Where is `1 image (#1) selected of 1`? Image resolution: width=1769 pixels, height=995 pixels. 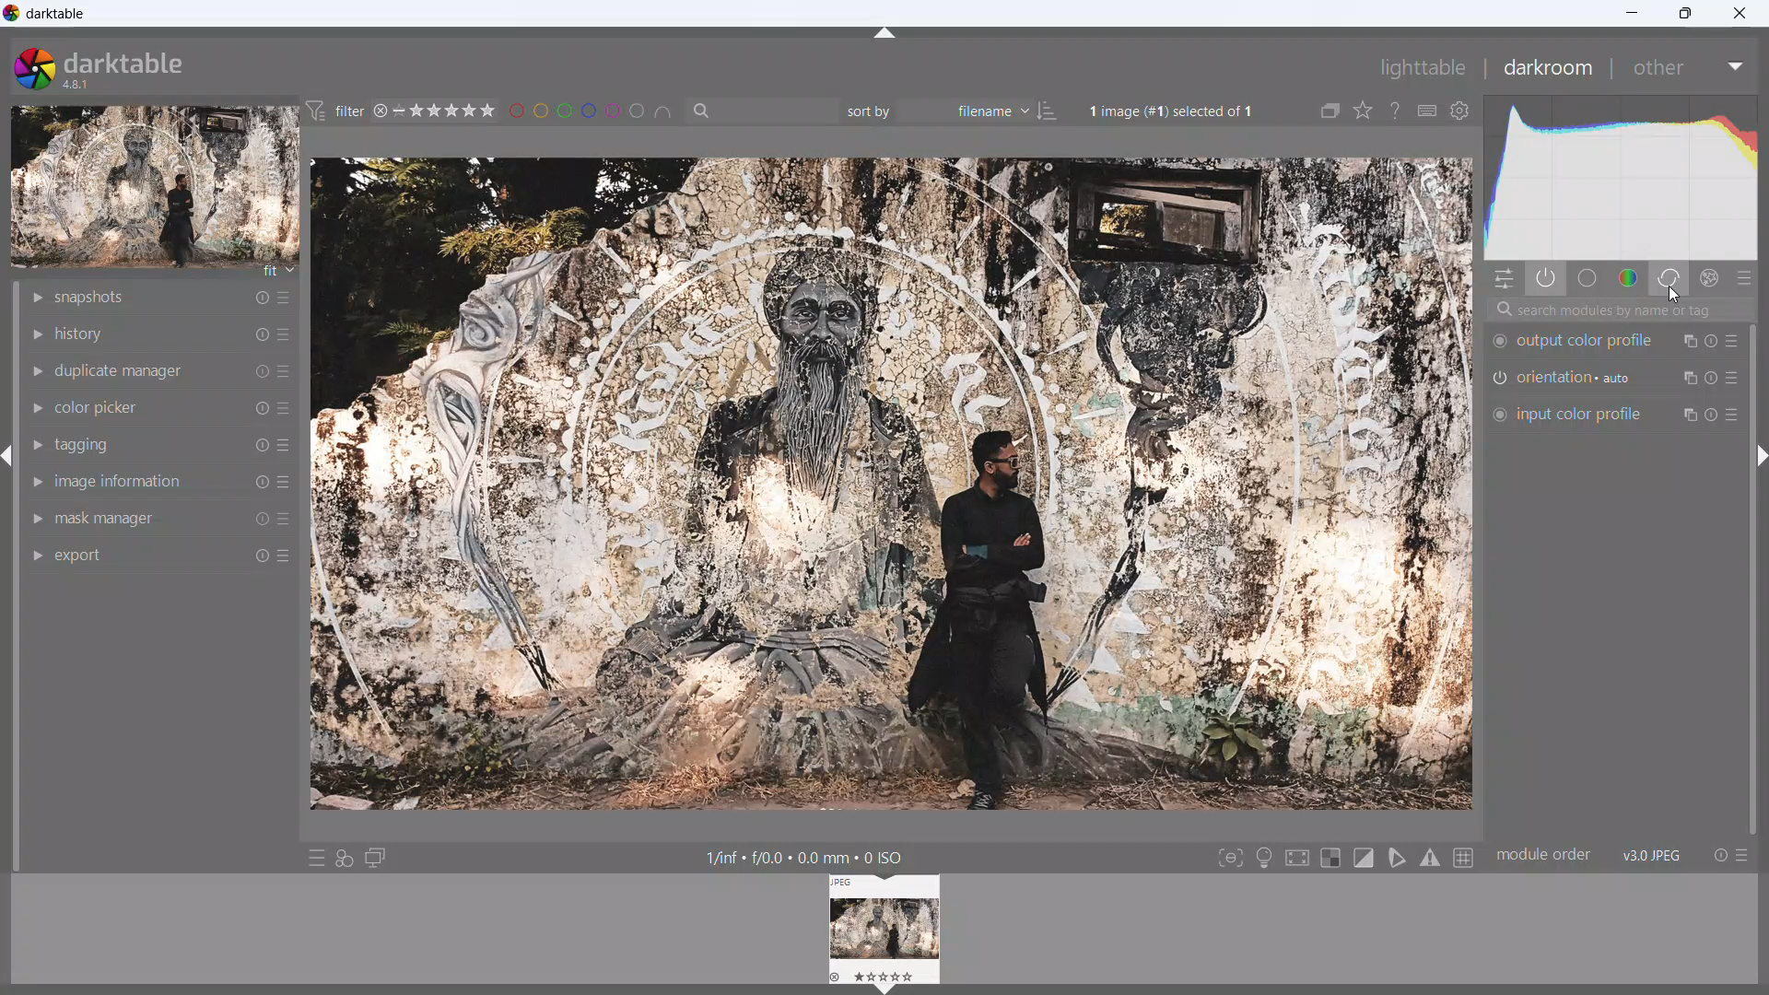 1 image (#1) selected of 1 is located at coordinates (1175, 115).